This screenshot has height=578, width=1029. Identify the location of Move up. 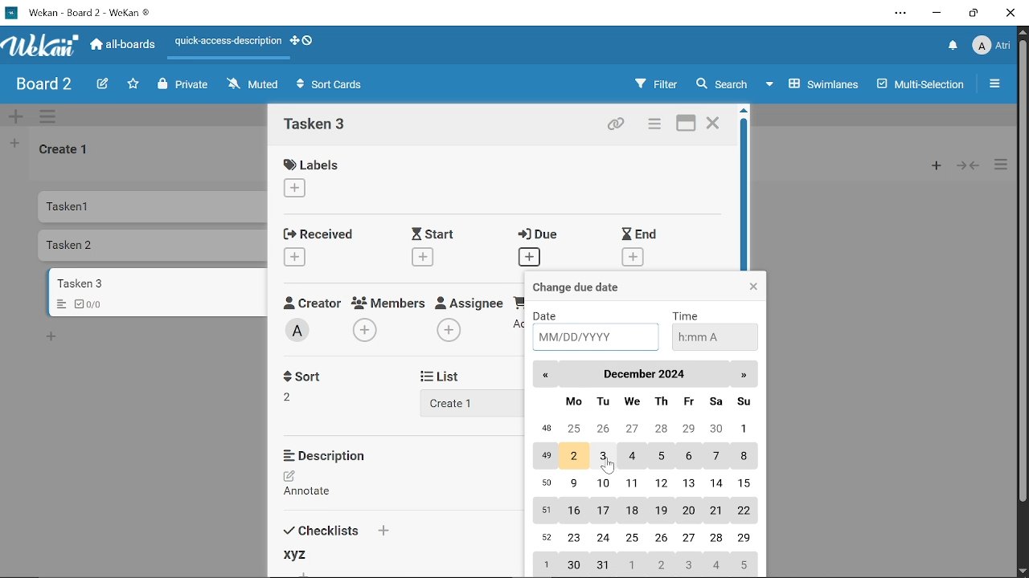
(1023, 32).